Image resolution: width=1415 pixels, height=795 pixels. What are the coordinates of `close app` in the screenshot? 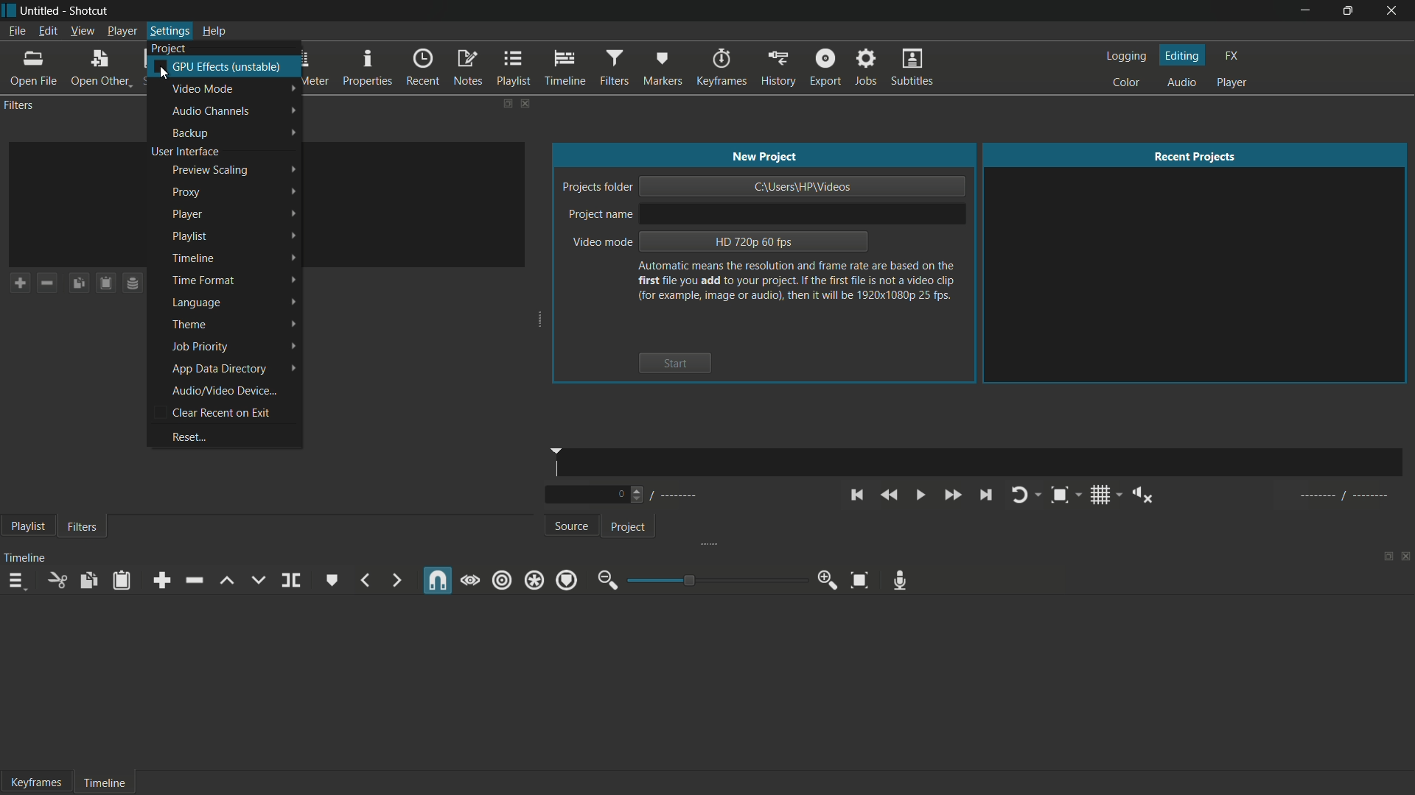 It's located at (1393, 10).